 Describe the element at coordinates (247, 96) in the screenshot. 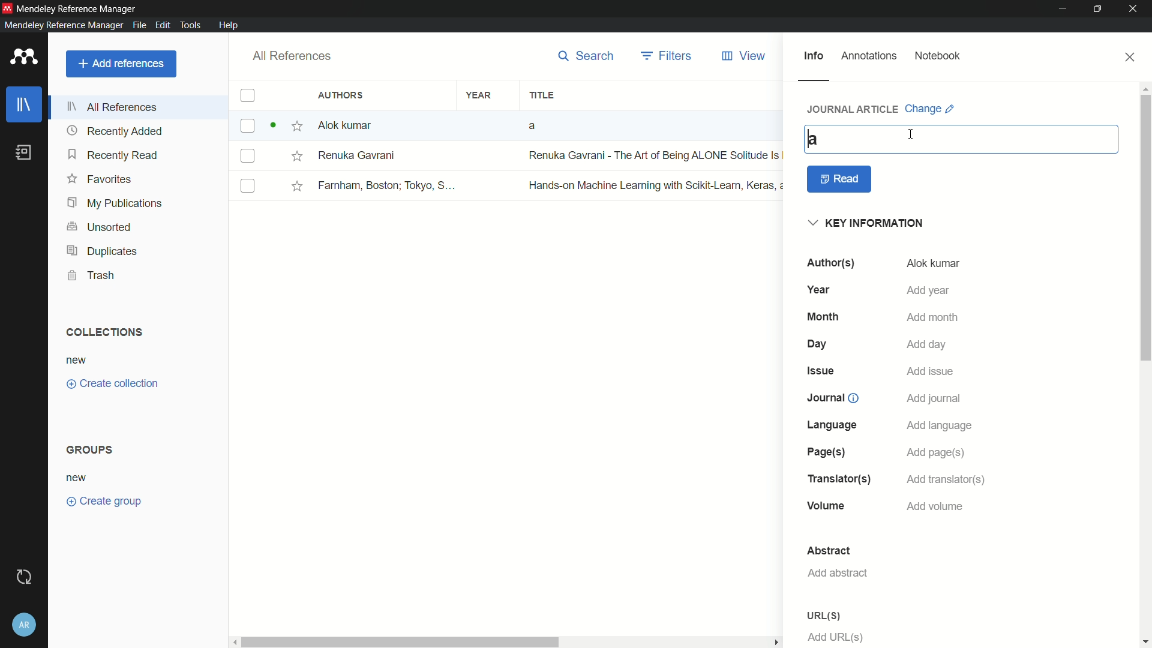

I see `checkbox` at that location.